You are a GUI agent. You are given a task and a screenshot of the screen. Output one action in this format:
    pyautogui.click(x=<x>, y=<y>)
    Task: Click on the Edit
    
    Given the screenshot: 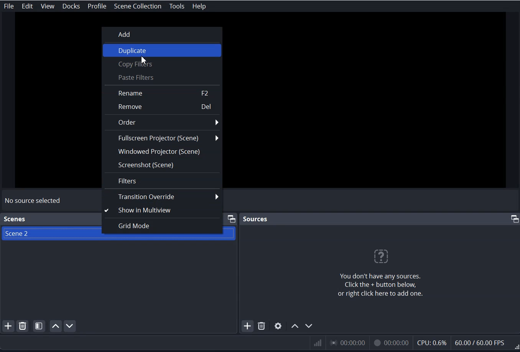 What is the action you would take?
    pyautogui.click(x=27, y=7)
    